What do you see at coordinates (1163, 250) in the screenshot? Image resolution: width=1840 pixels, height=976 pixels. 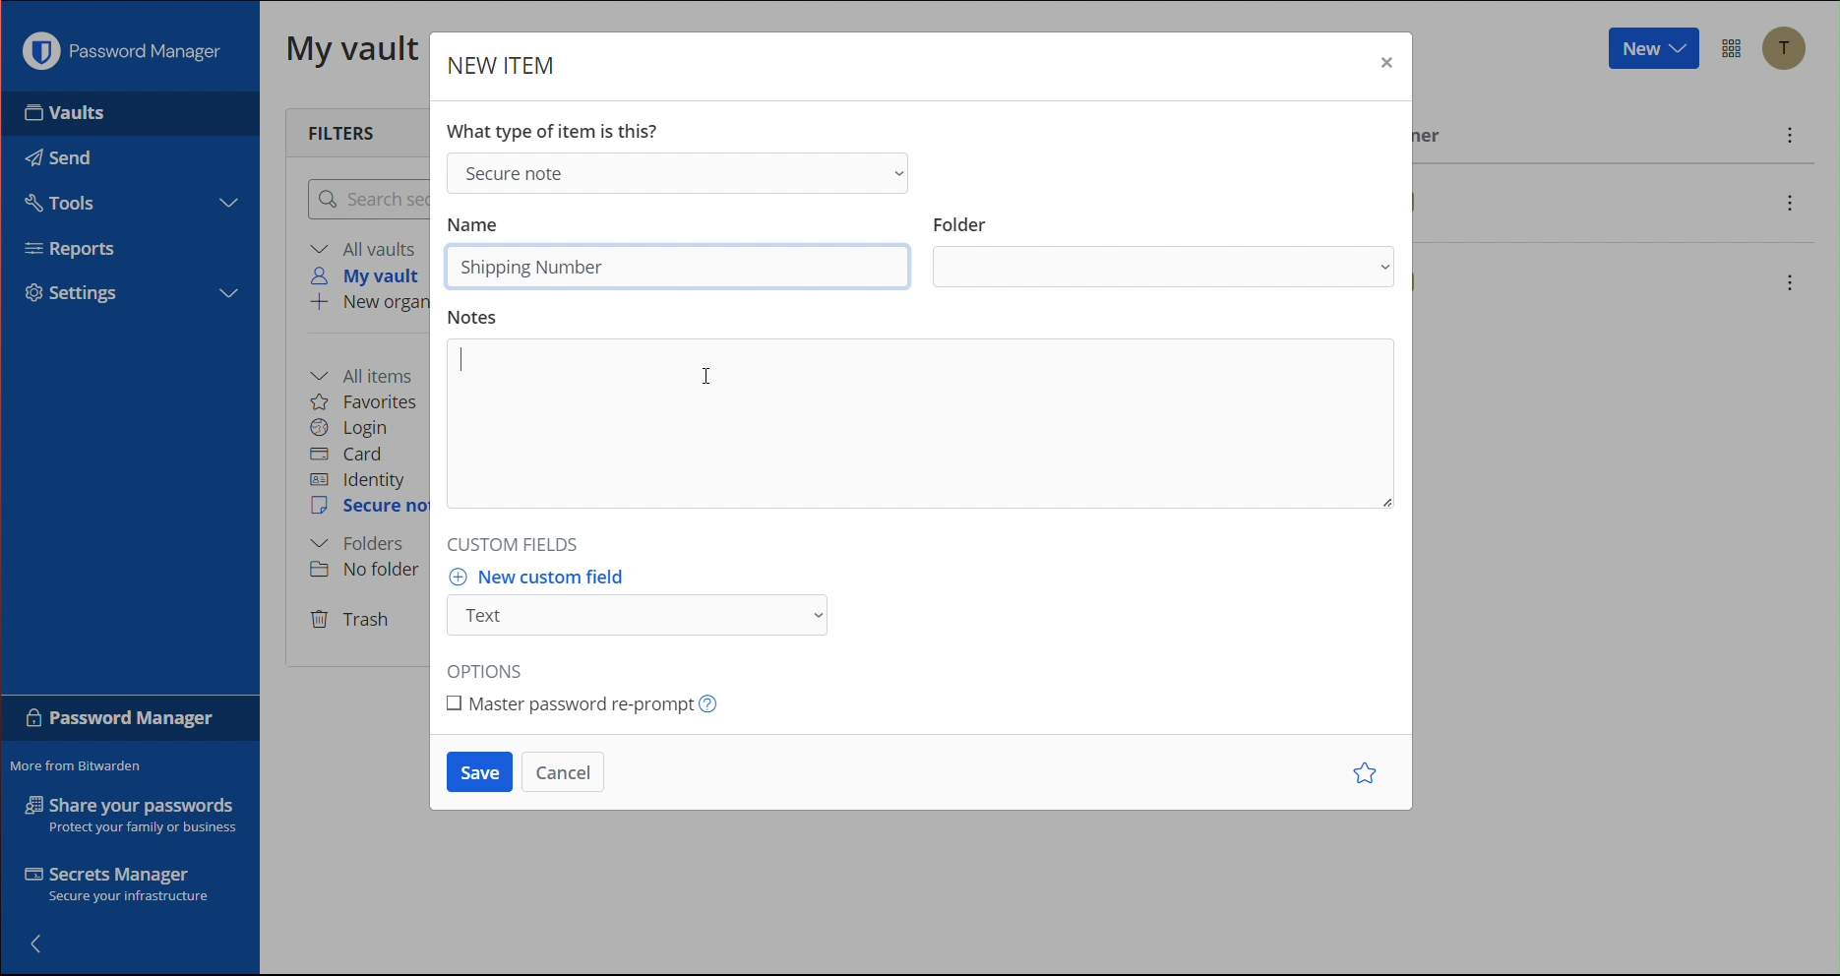 I see `Folder` at bounding box center [1163, 250].